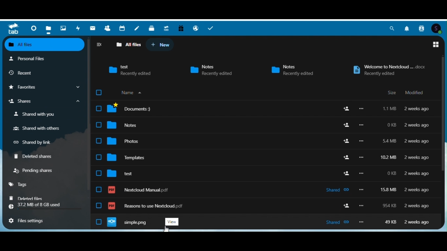 This screenshot has width=447, height=251. Describe the element at coordinates (64, 27) in the screenshot. I see `Photos` at that location.